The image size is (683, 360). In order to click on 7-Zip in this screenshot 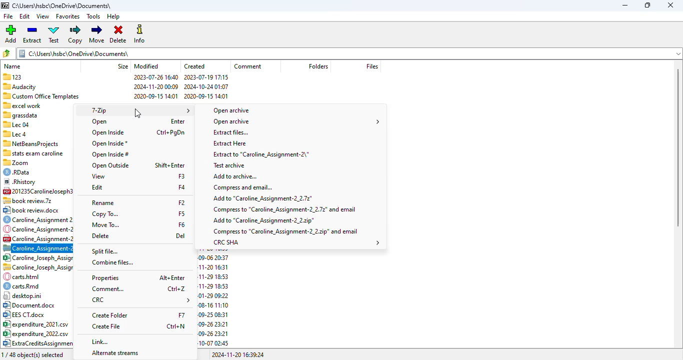, I will do `click(138, 110)`.